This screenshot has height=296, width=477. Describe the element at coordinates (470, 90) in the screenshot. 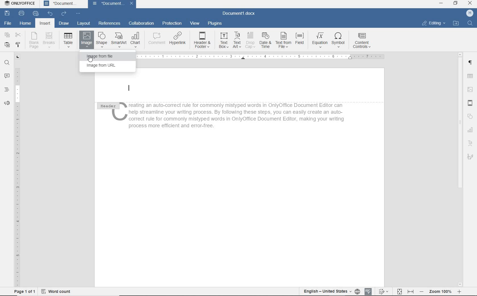

I see `IMAGE` at that location.